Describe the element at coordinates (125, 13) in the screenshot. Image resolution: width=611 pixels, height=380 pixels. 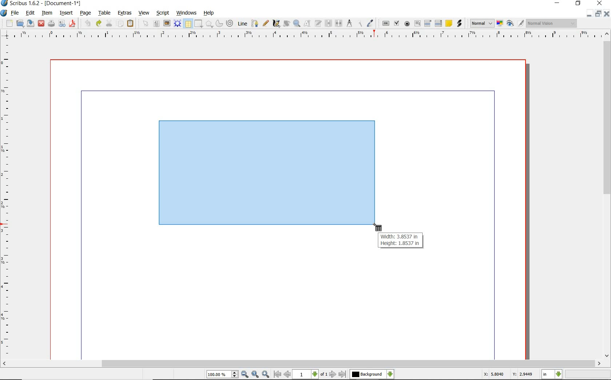
I see `extras` at that location.